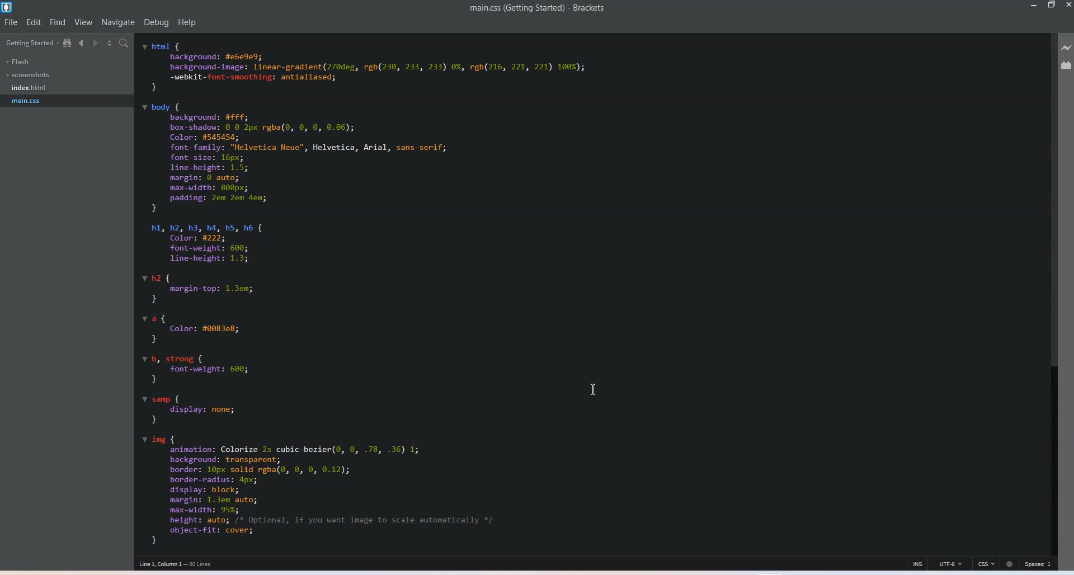 This screenshot has height=575, width=1074. Describe the element at coordinates (31, 88) in the screenshot. I see `index.html` at that location.